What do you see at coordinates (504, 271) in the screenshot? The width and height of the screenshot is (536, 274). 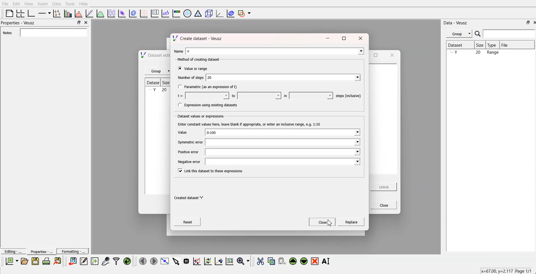 I see `x=67.00 , y=2.117 page 1/1` at bounding box center [504, 271].